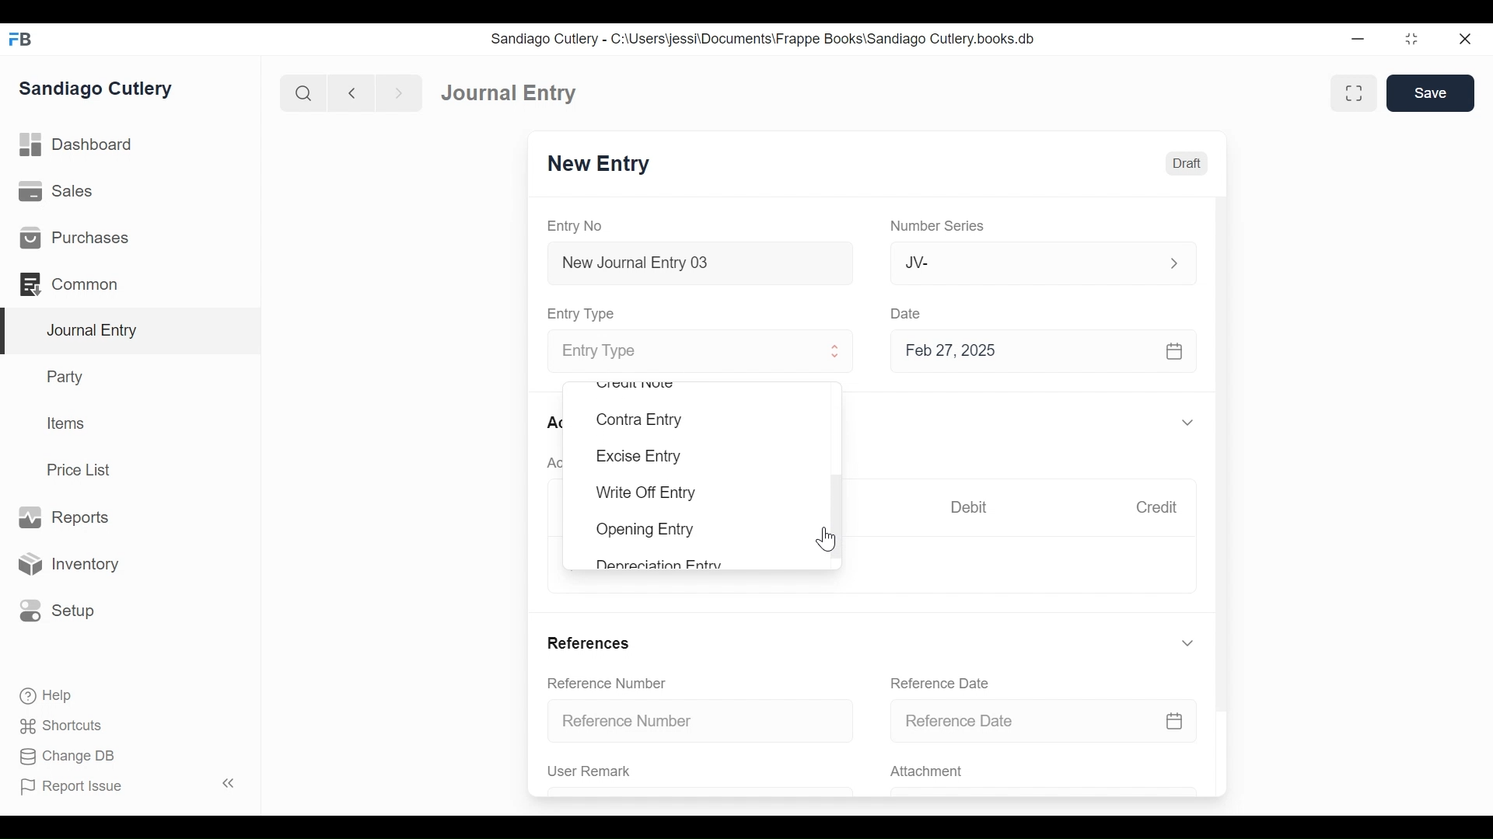  I want to click on Items, so click(64, 423).